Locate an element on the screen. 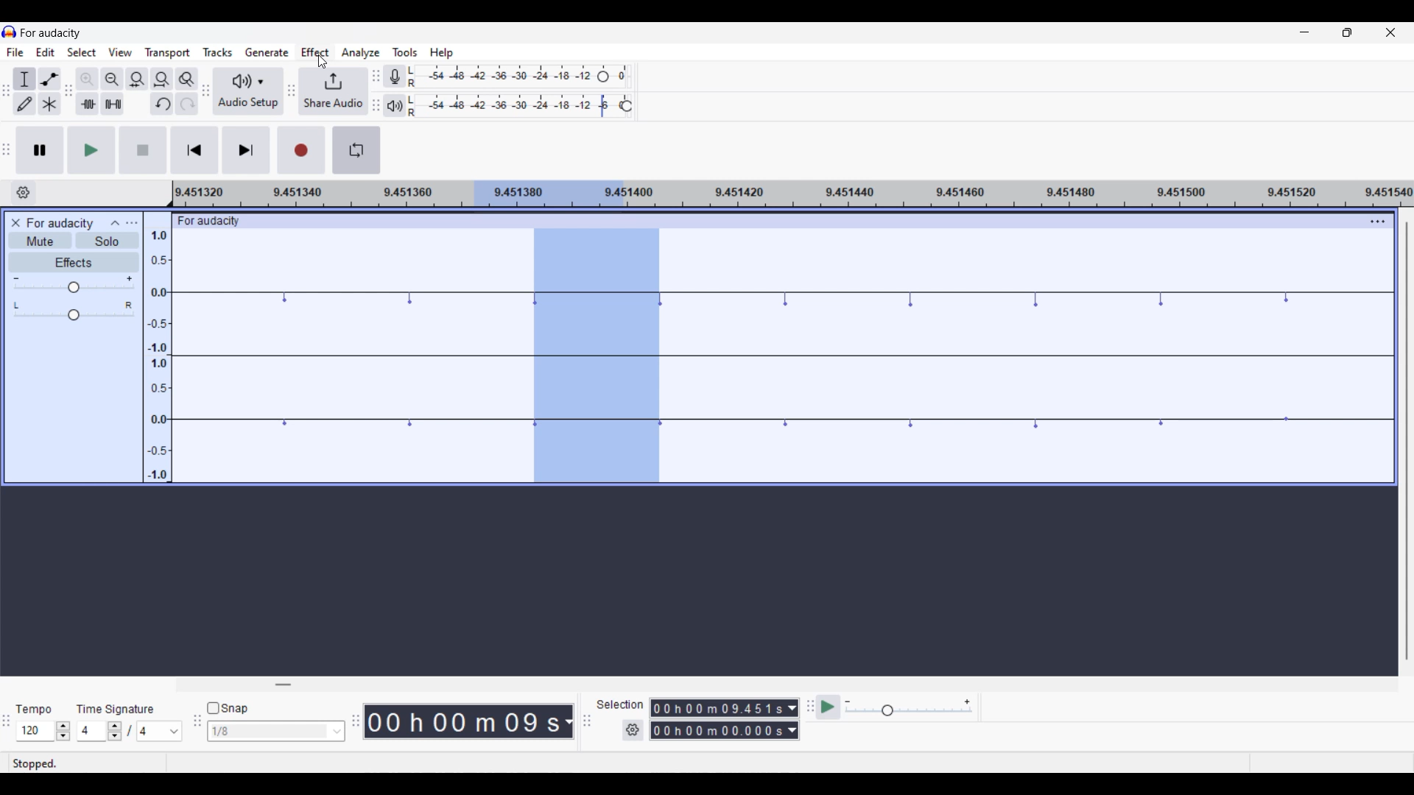  Track settings is located at coordinates (1378, 222).